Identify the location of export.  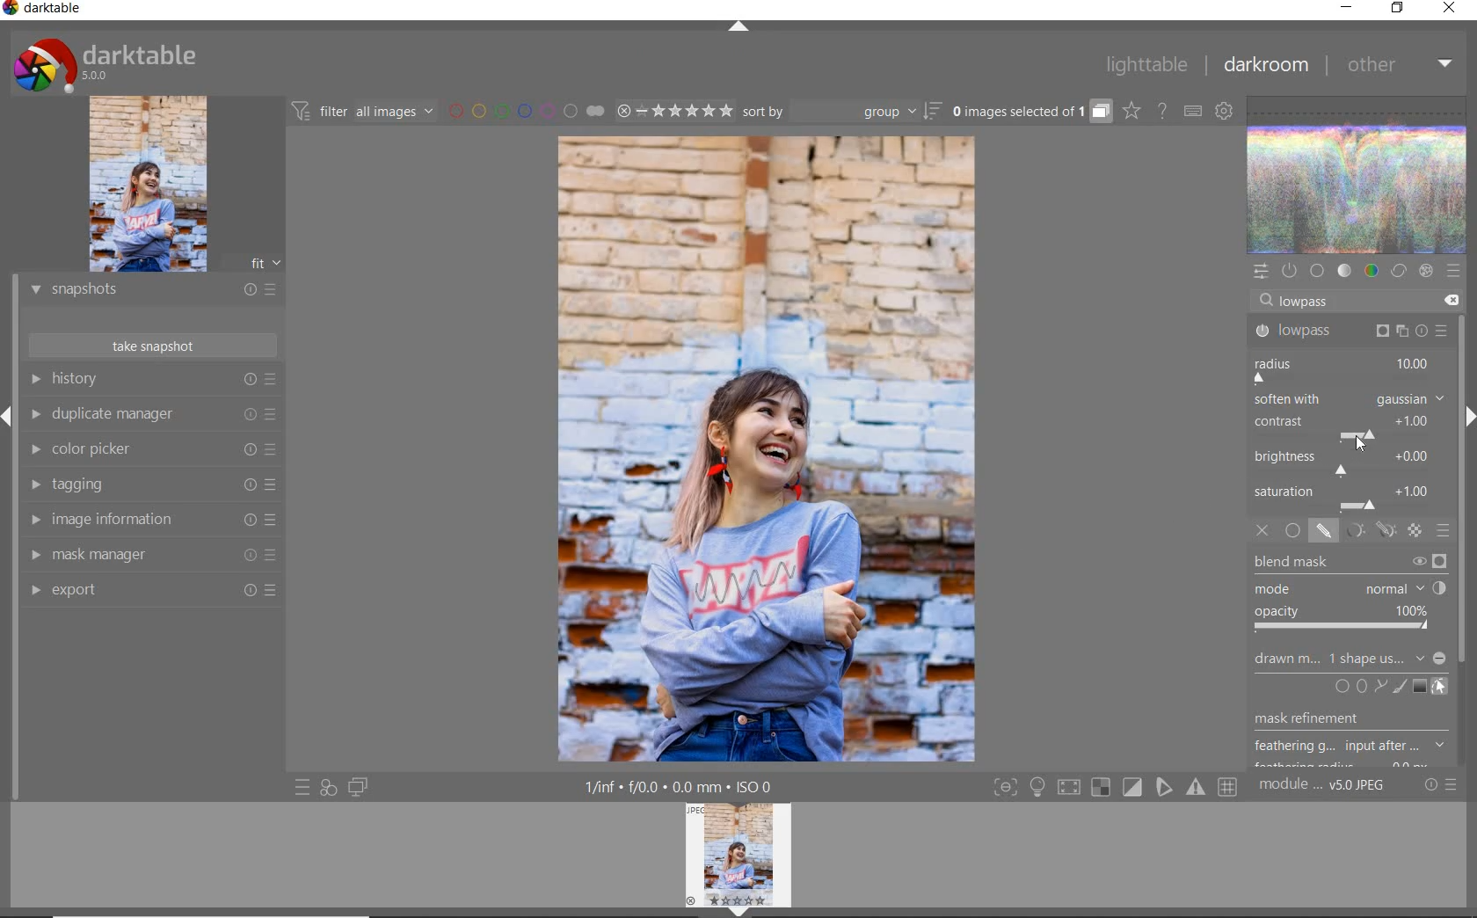
(154, 590).